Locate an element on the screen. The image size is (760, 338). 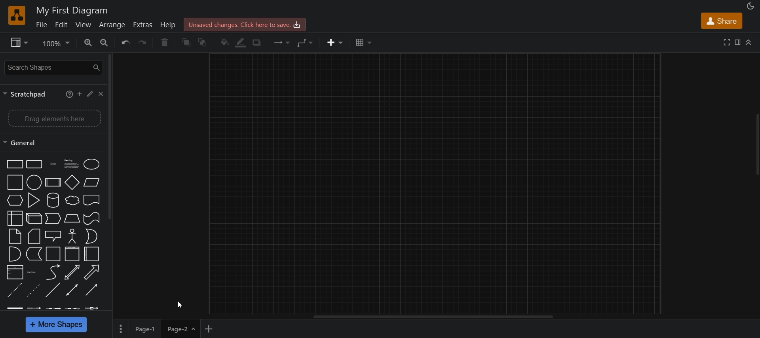
edit is located at coordinates (64, 26).